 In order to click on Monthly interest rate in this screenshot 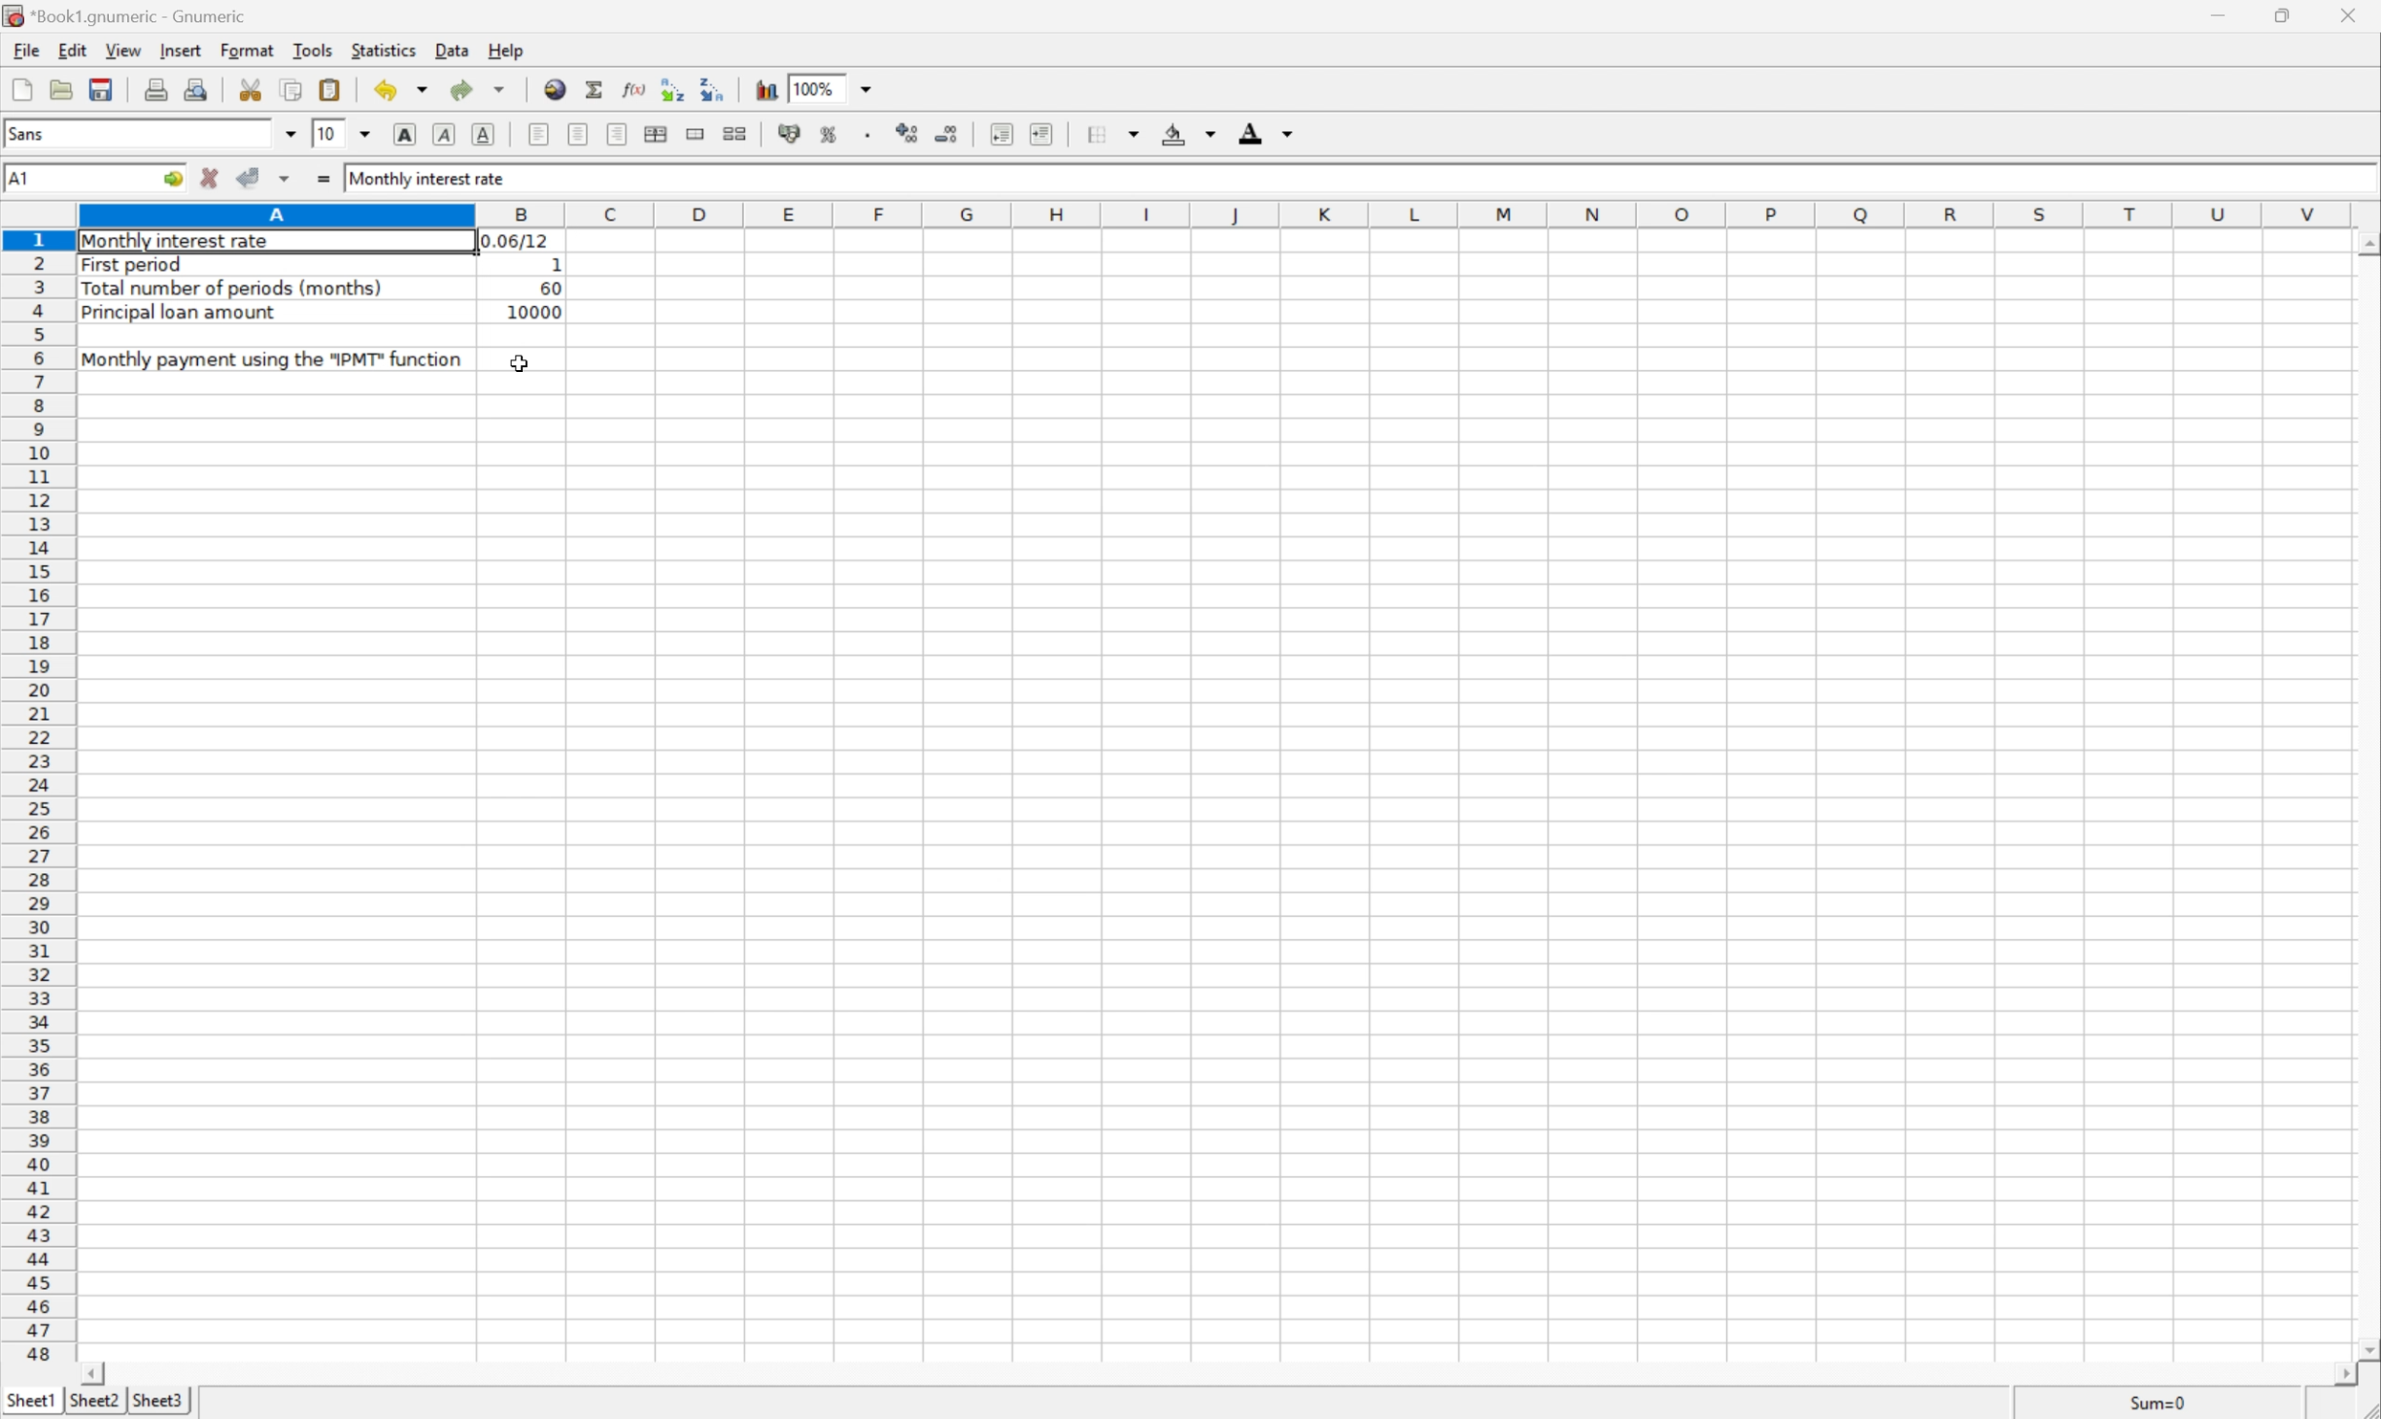, I will do `click(432, 180)`.